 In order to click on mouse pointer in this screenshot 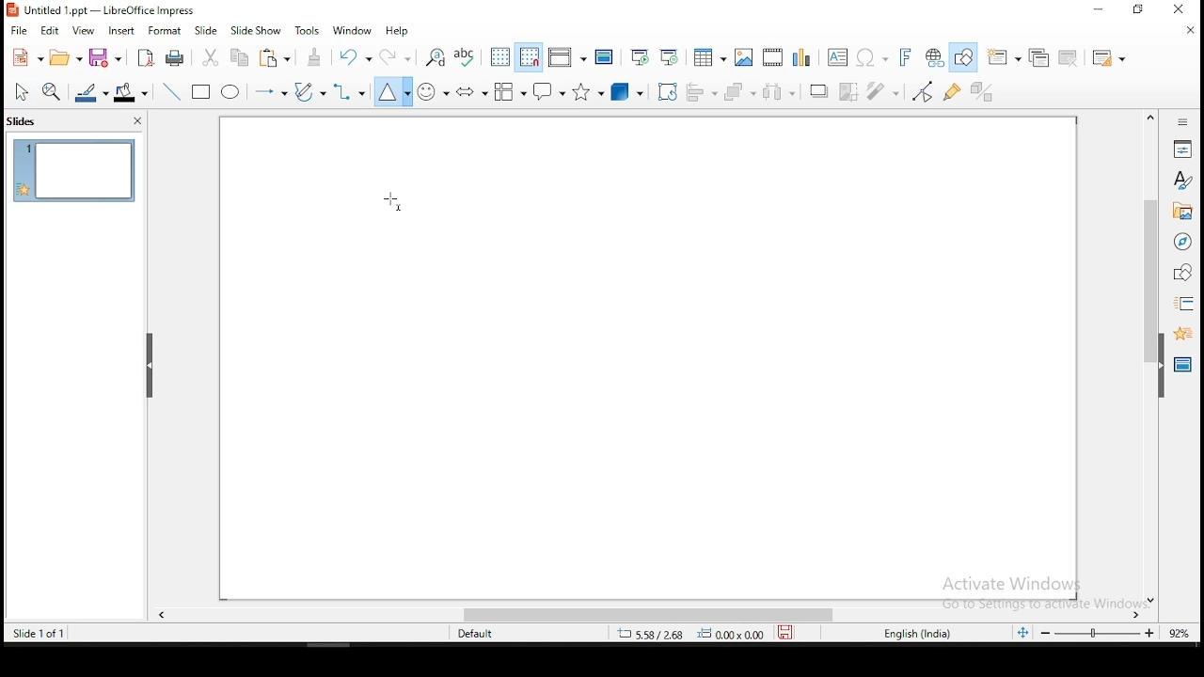, I will do `click(391, 201)`.